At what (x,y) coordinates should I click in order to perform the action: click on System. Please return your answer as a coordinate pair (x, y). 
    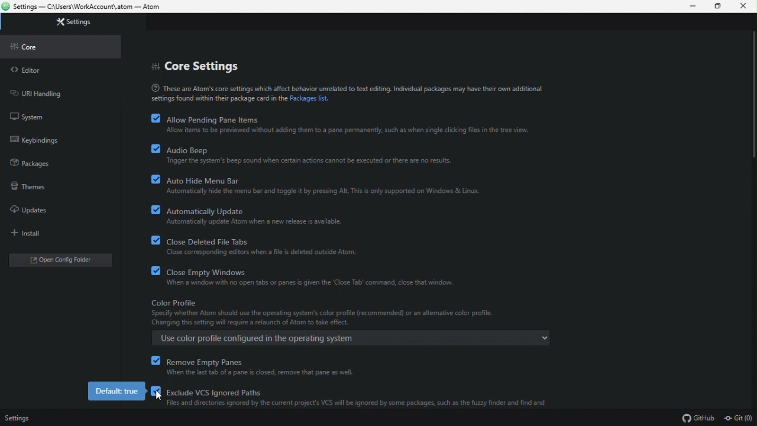
    Looking at the image, I should click on (59, 116).